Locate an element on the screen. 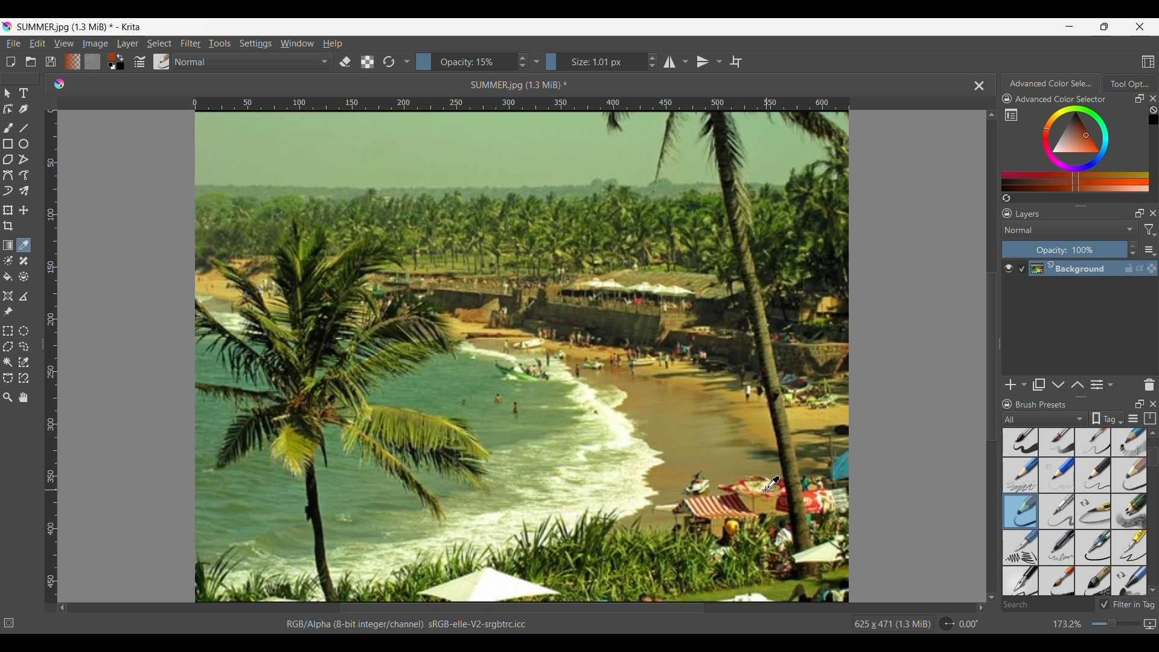 The image size is (1159, 652). Quick slide to left is located at coordinates (62, 609).